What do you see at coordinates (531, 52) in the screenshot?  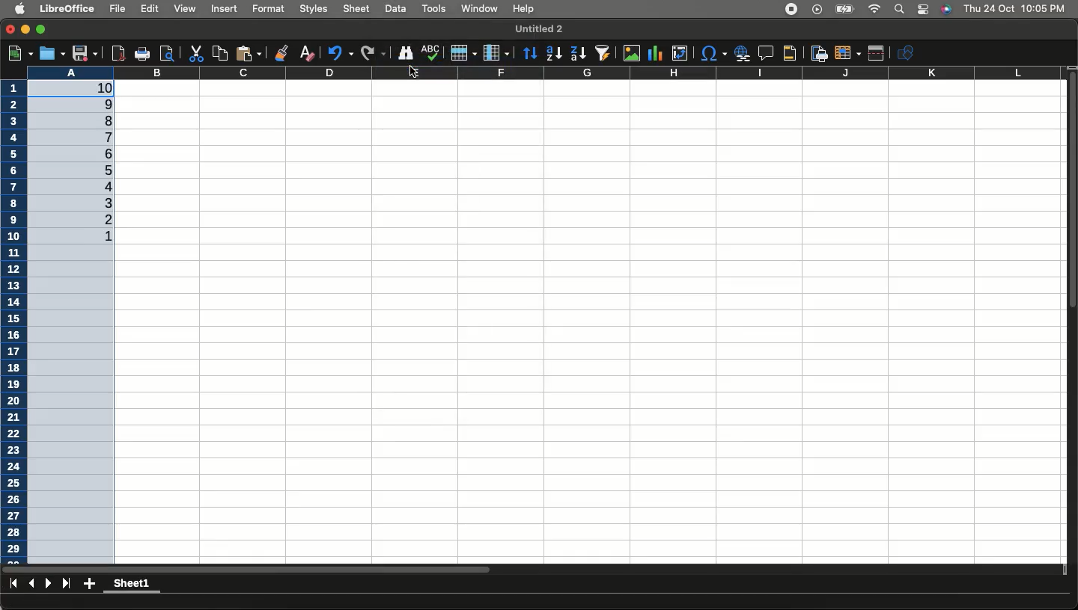 I see `Sort` at bounding box center [531, 52].